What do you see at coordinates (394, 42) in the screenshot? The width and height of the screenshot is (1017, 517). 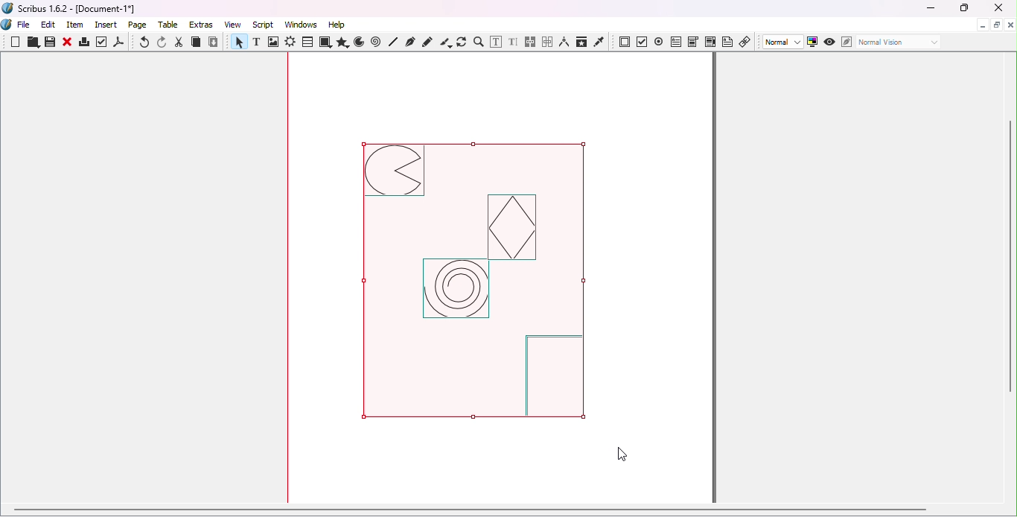 I see `Line` at bounding box center [394, 42].